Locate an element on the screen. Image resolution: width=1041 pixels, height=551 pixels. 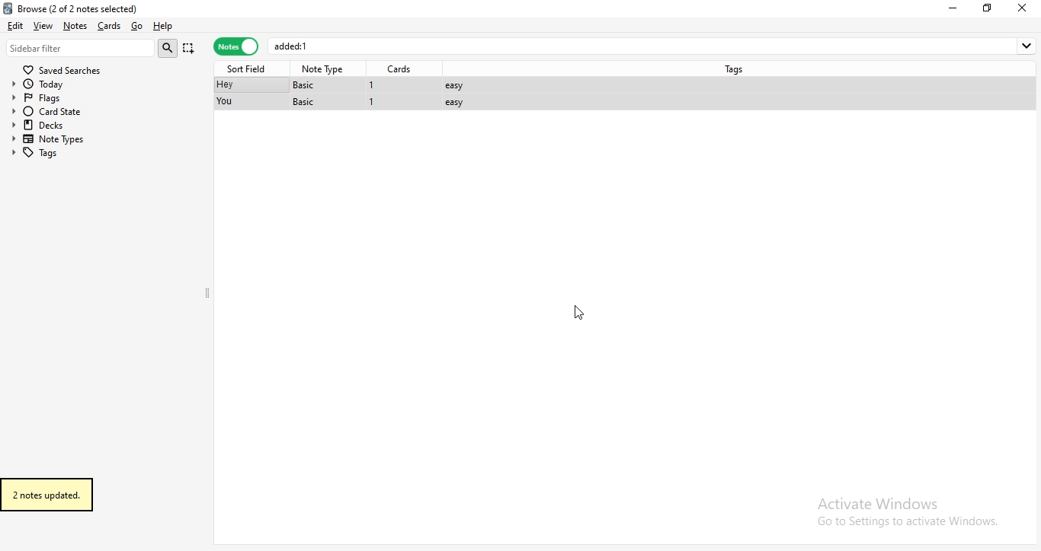
help is located at coordinates (163, 27).